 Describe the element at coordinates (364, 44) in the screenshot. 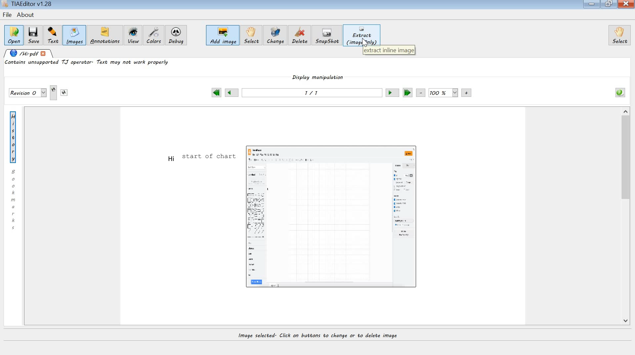

I see `CURSOR` at that location.